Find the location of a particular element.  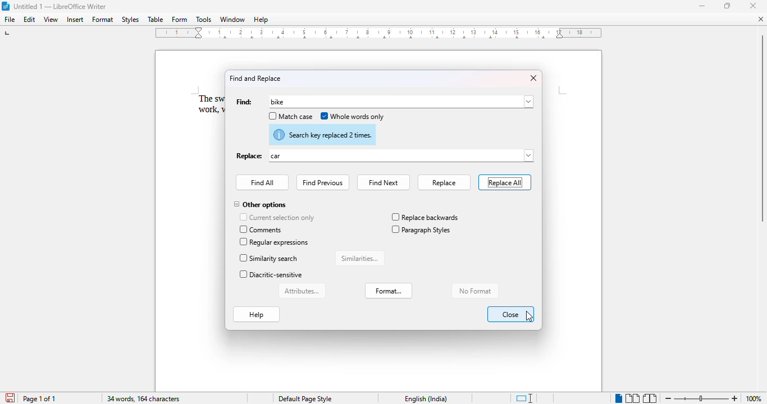

minimize is located at coordinates (702, 6).